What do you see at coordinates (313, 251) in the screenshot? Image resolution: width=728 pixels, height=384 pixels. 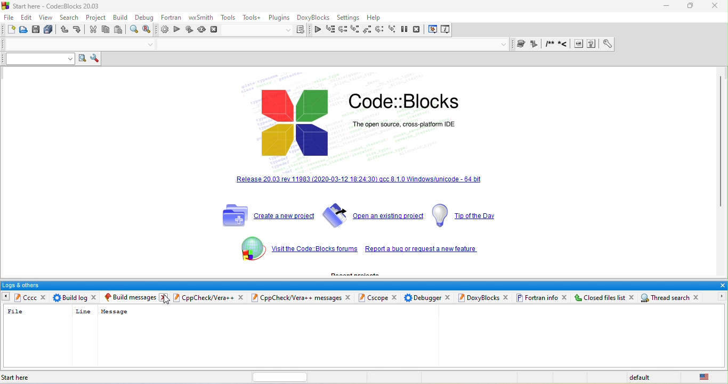 I see `visit the code-blocks forums ` at bounding box center [313, 251].